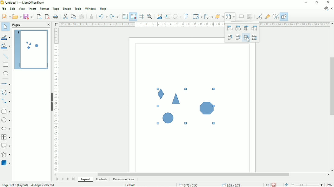 This screenshot has width=334, height=187. What do you see at coordinates (28, 16) in the screenshot?
I see `Save` at bounding box center [28, 16].